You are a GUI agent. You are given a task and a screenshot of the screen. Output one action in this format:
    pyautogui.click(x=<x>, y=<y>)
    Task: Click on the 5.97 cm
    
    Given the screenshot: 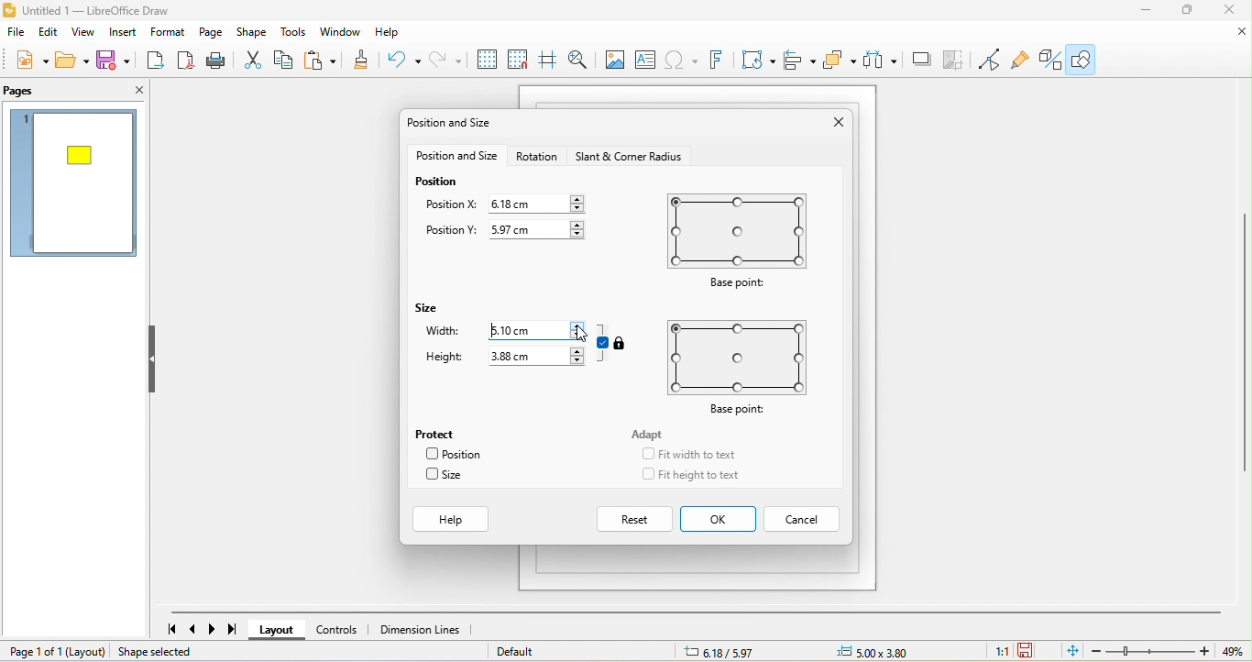 What is the action you would take?
    pyautogui.click(x=539, y=230)
    